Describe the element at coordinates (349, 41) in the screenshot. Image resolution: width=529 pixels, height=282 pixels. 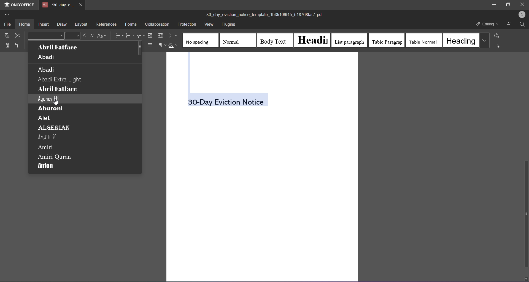
I see `list paragraph` at that location.